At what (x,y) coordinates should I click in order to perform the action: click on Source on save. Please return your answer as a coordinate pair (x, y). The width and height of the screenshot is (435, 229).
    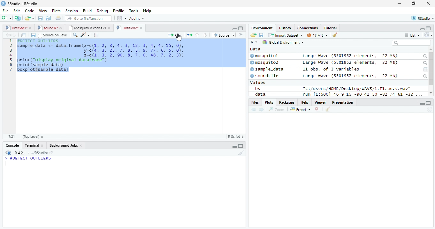
    Looking at the image, I should click on (53, 36).